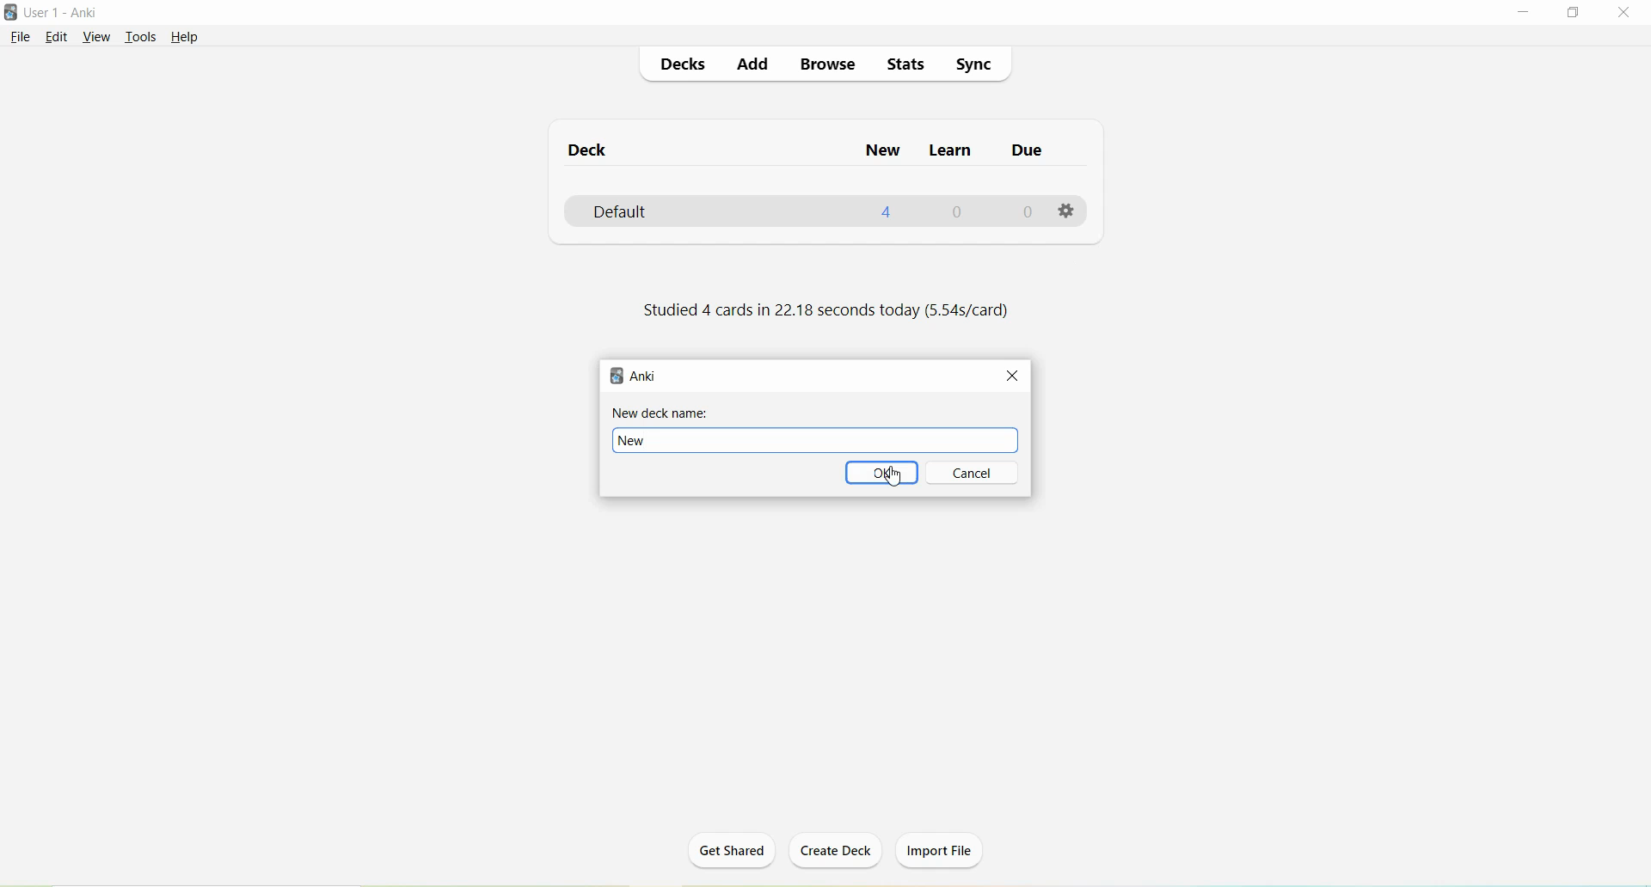  What do you see at coordinates (56, 38) in the screenshot?
I see `Edit` at bounding box center [56, 38].